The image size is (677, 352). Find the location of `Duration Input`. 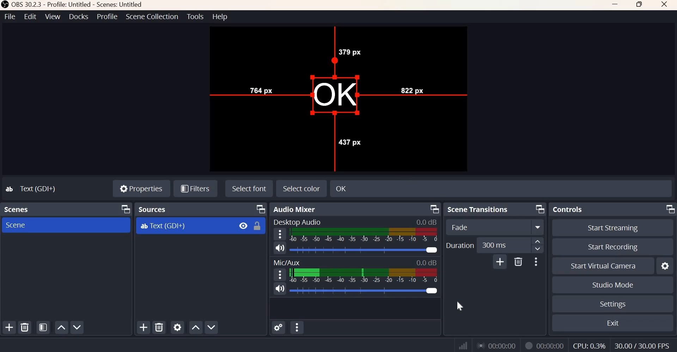

Duration Input is located at coordinates (503, 245).